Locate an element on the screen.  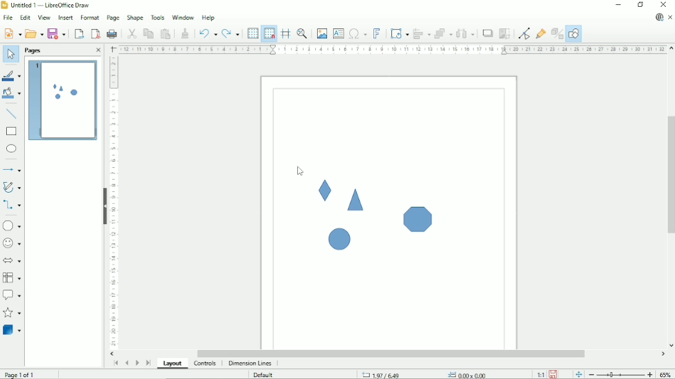
File is located at coordinates (7, 17).